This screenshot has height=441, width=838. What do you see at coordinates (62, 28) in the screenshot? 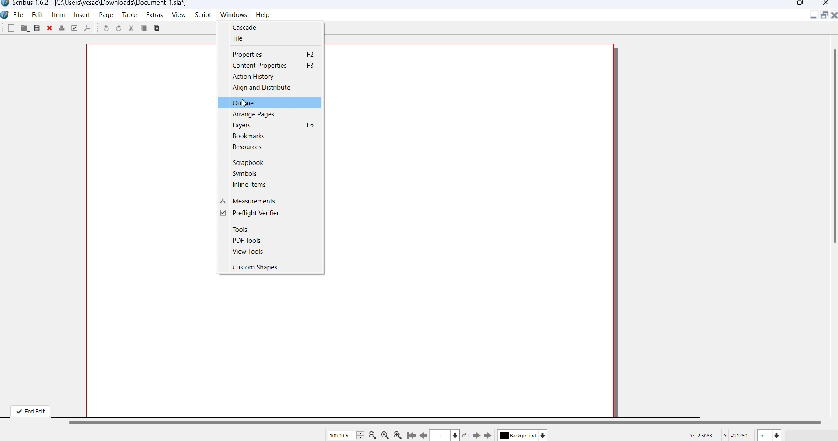
I see `print` at bounding box center [62, 28].